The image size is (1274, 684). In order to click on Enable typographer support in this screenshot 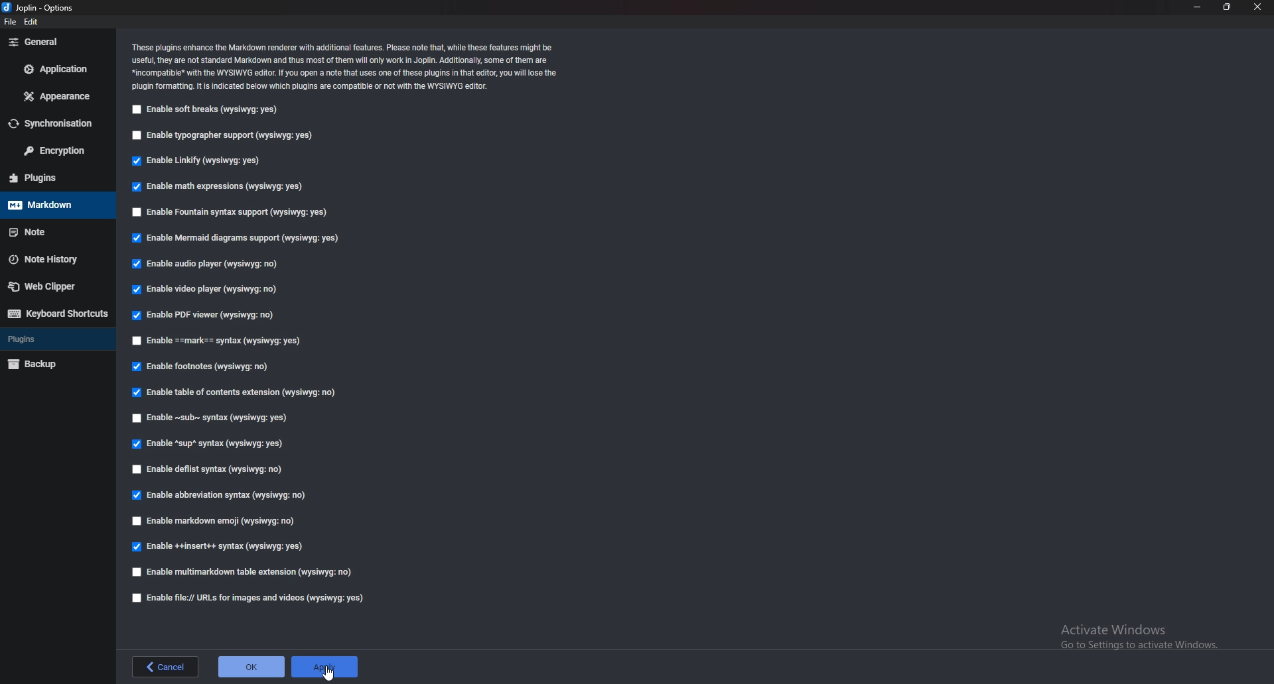, I will do `click(229, 135)`.